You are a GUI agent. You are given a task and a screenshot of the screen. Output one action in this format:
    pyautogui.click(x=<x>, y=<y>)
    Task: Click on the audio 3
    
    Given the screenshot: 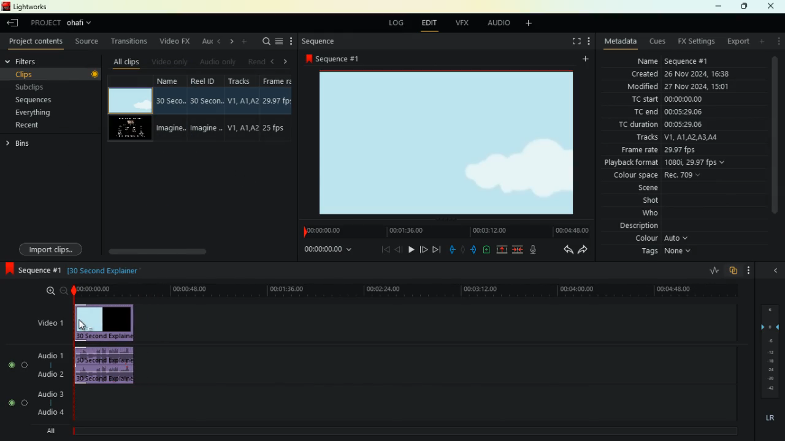 What is the action you would take?
    pyautogui.click(x=50, y=394)
    